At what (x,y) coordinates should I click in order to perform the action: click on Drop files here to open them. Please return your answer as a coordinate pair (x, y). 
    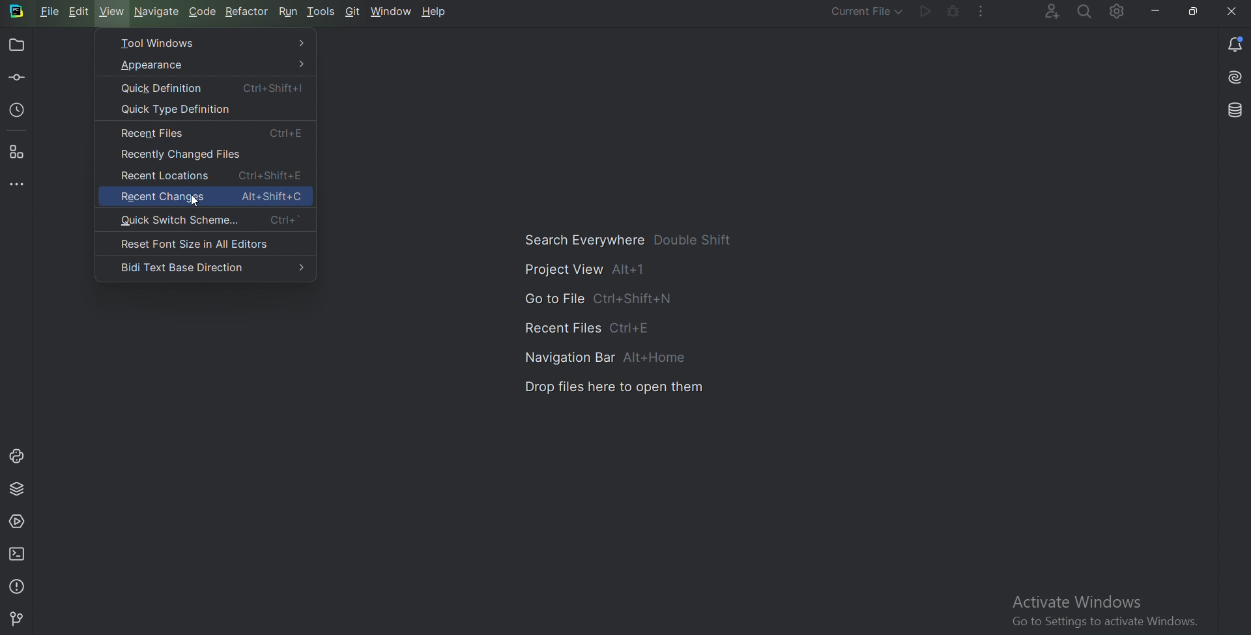
    Looking at the image, I should click on (615, 385).